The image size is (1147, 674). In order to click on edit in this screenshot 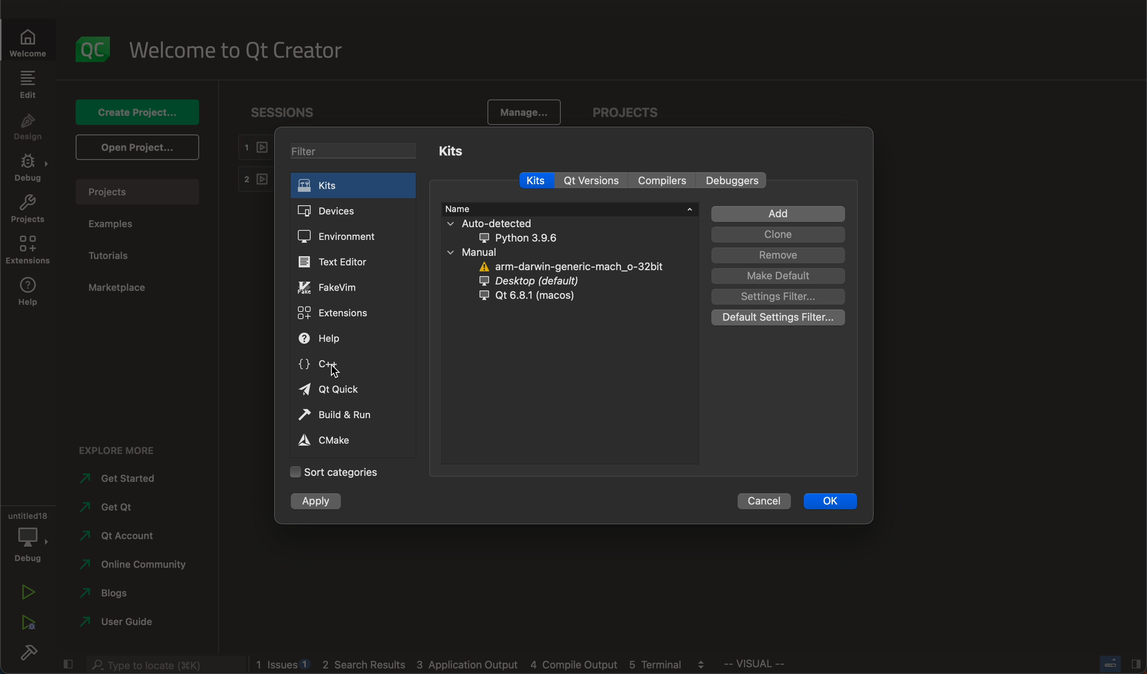, I will do `click(27, 84)`.